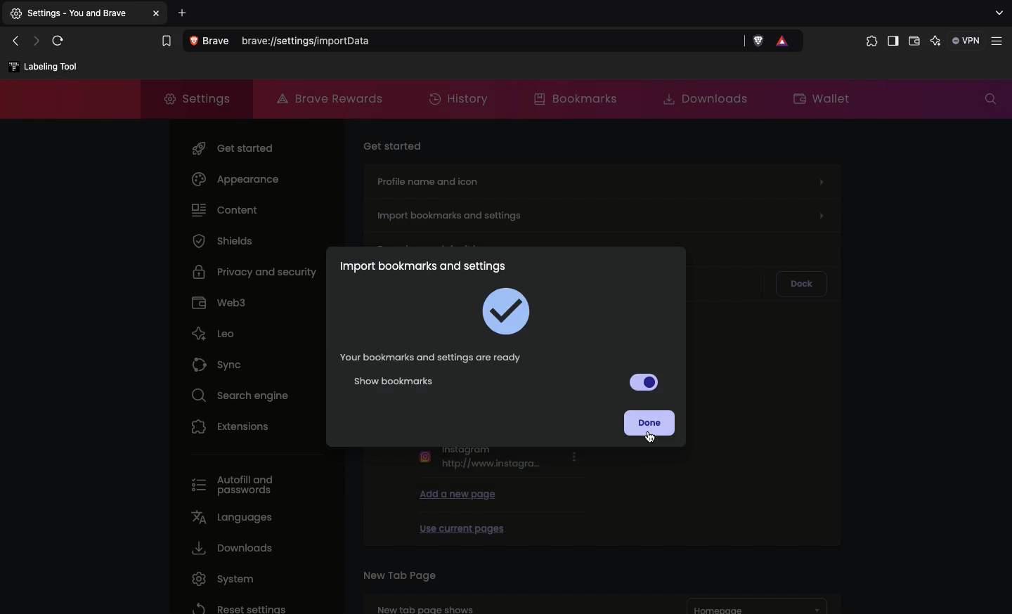  What do you see at coordinates (231, 426) in the screenshot?
I see `Extensions` at bounding box center [231, 426].